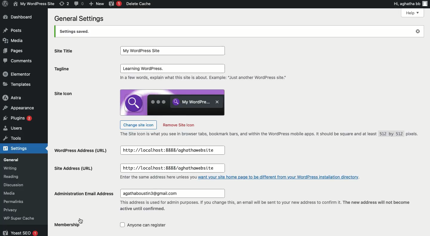 This screenshot has width=430, height=236. Describe the element at coordinates (206, 79) in the screenshot. I see `In a few words, explain what this site is about. Example: “Just another WordPress site.”` at that location.